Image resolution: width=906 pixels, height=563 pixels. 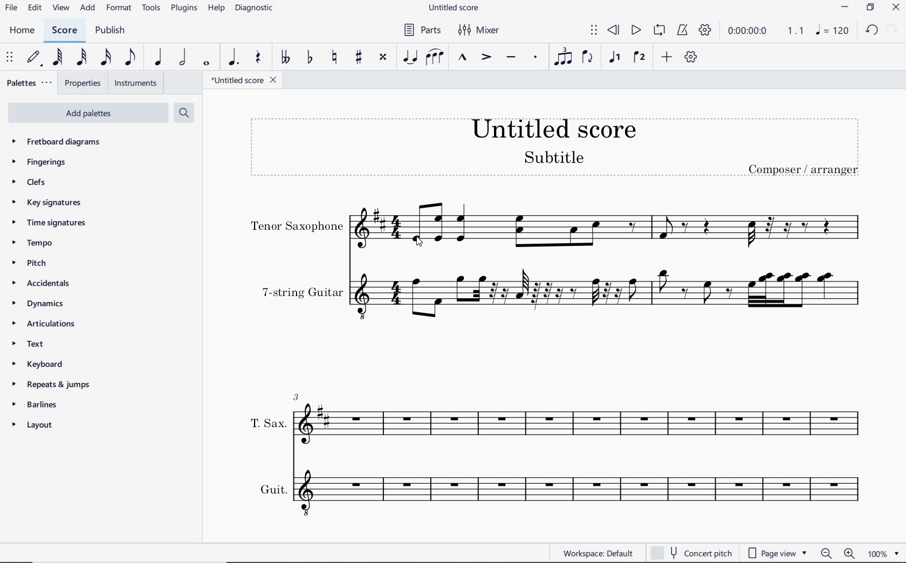 I want to click on ADD, so click(x=667, y=58).